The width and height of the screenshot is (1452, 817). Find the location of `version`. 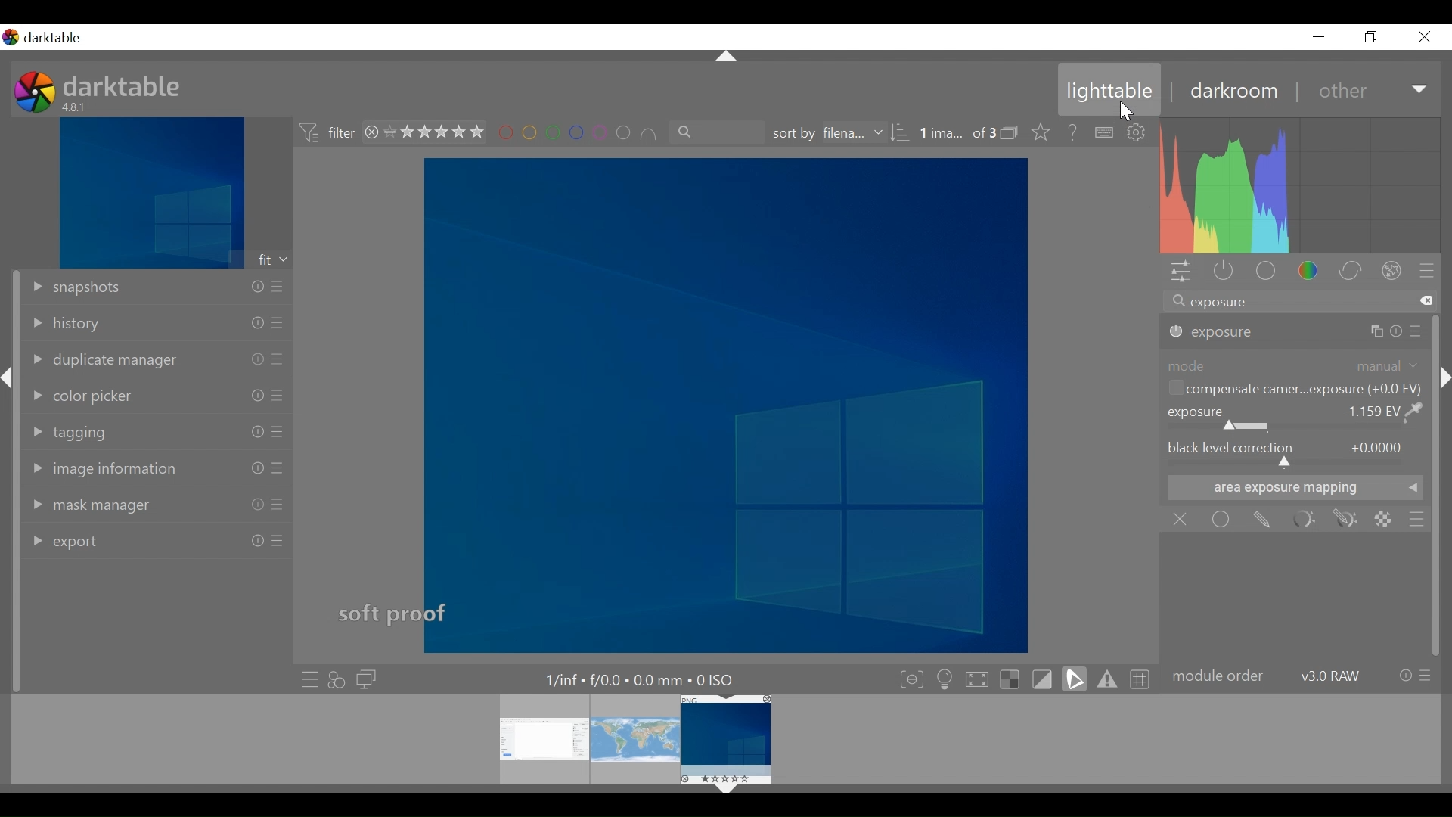

version is located at coordinates (1332, 676).